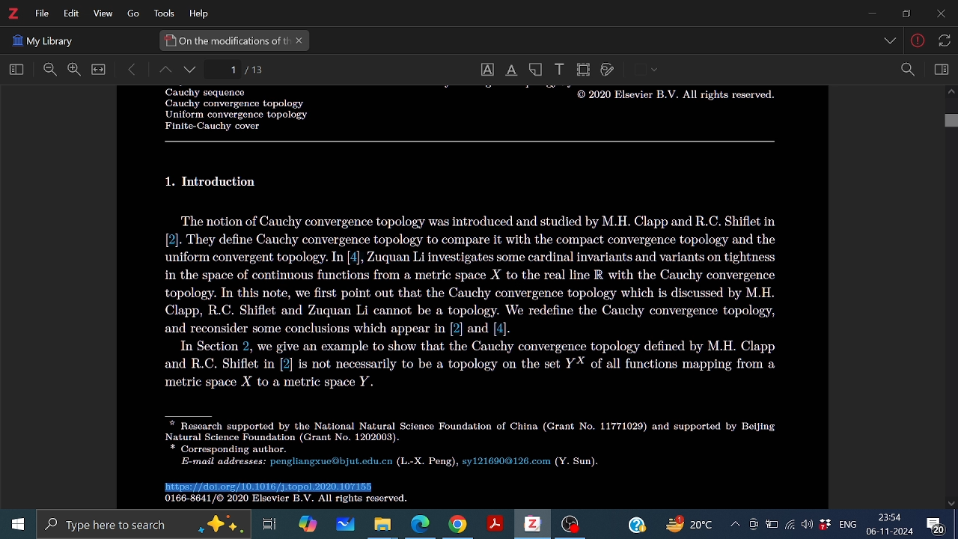  I want to click on Zoom out, so click(50, 70).